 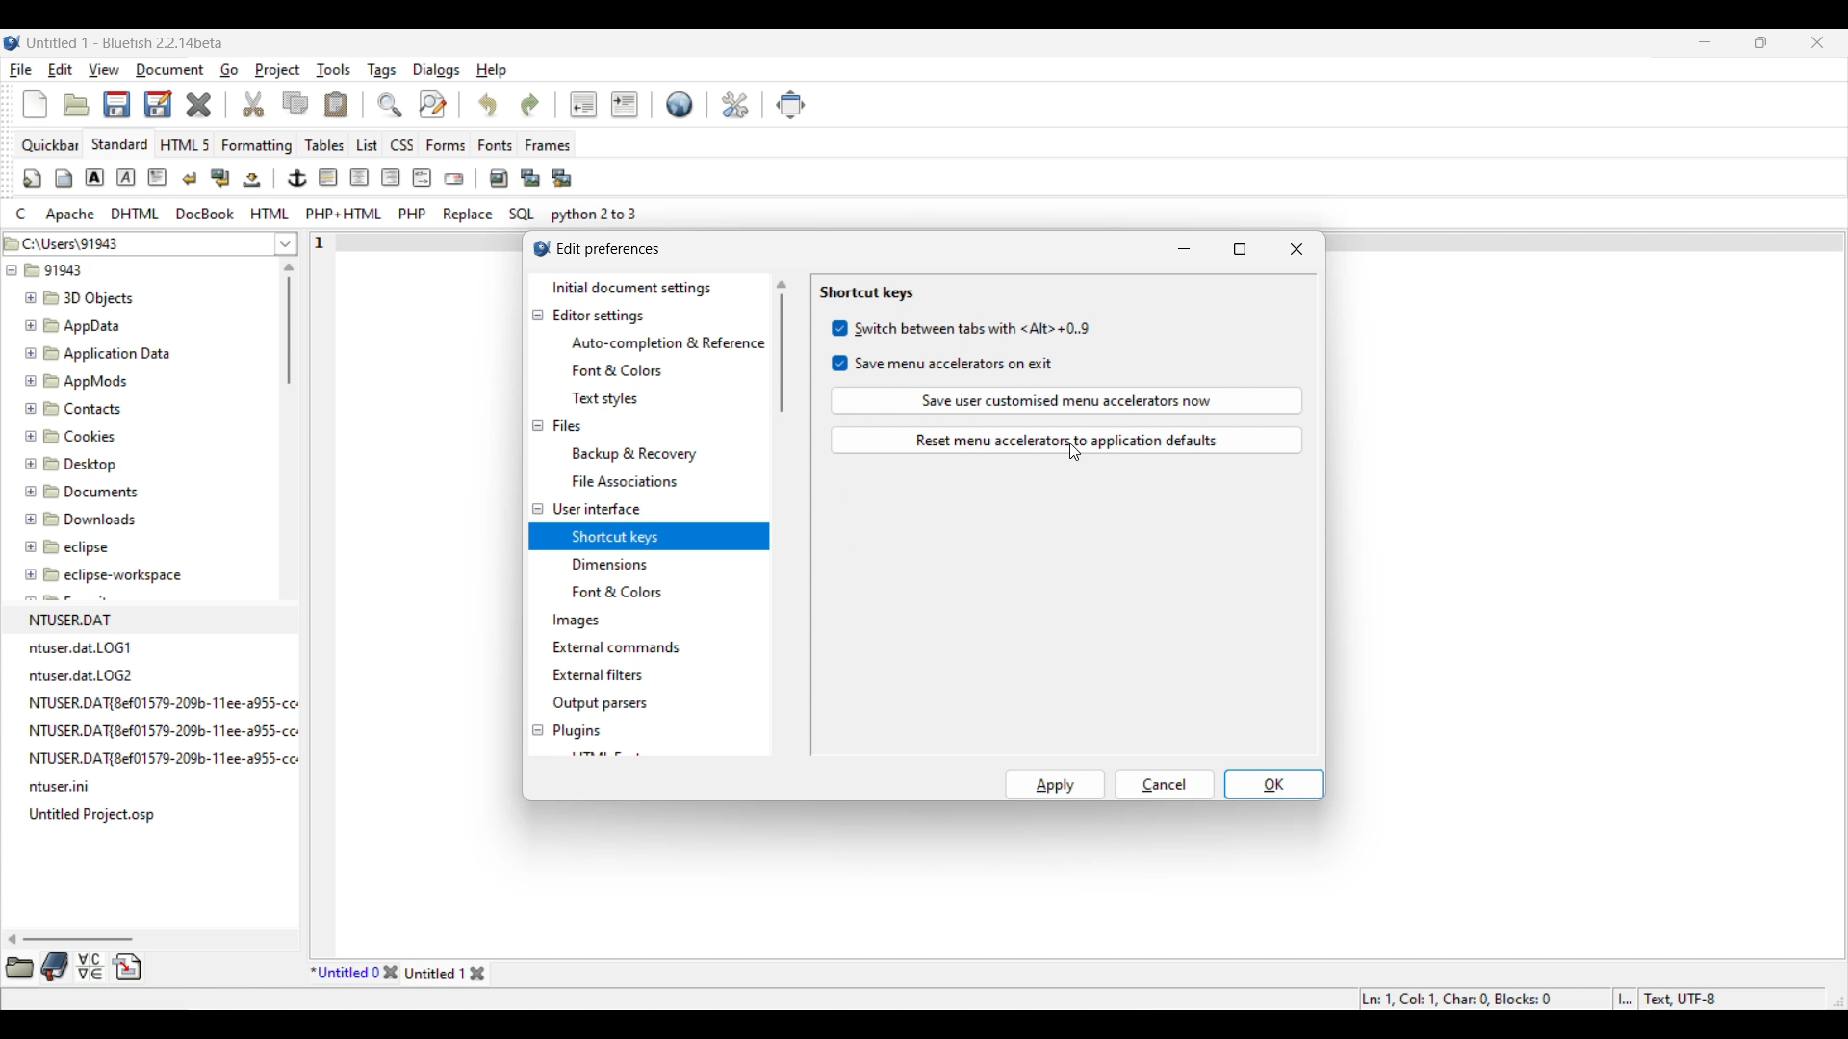 What do you see at coordinates (367, 145) in the screenshot?
I see `List` at bounding box center [367, 145].